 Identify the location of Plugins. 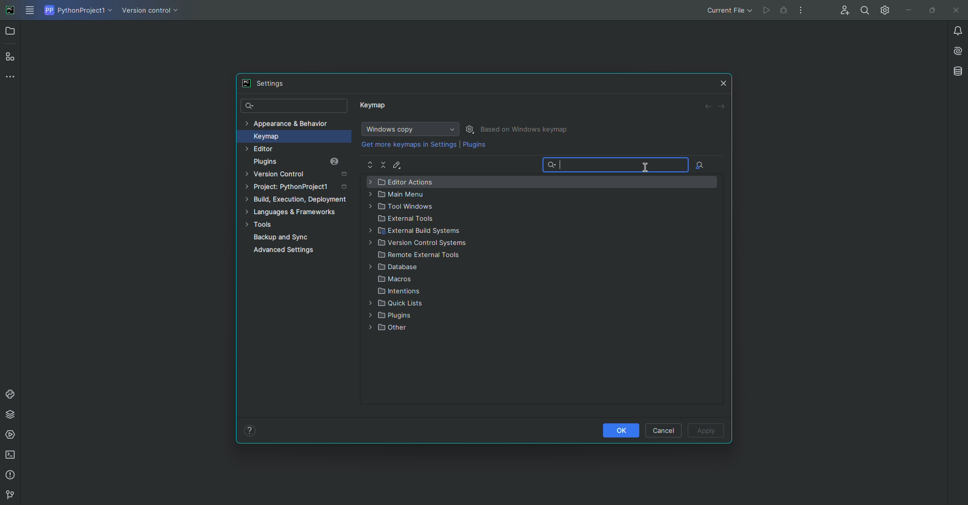
(304, 162).